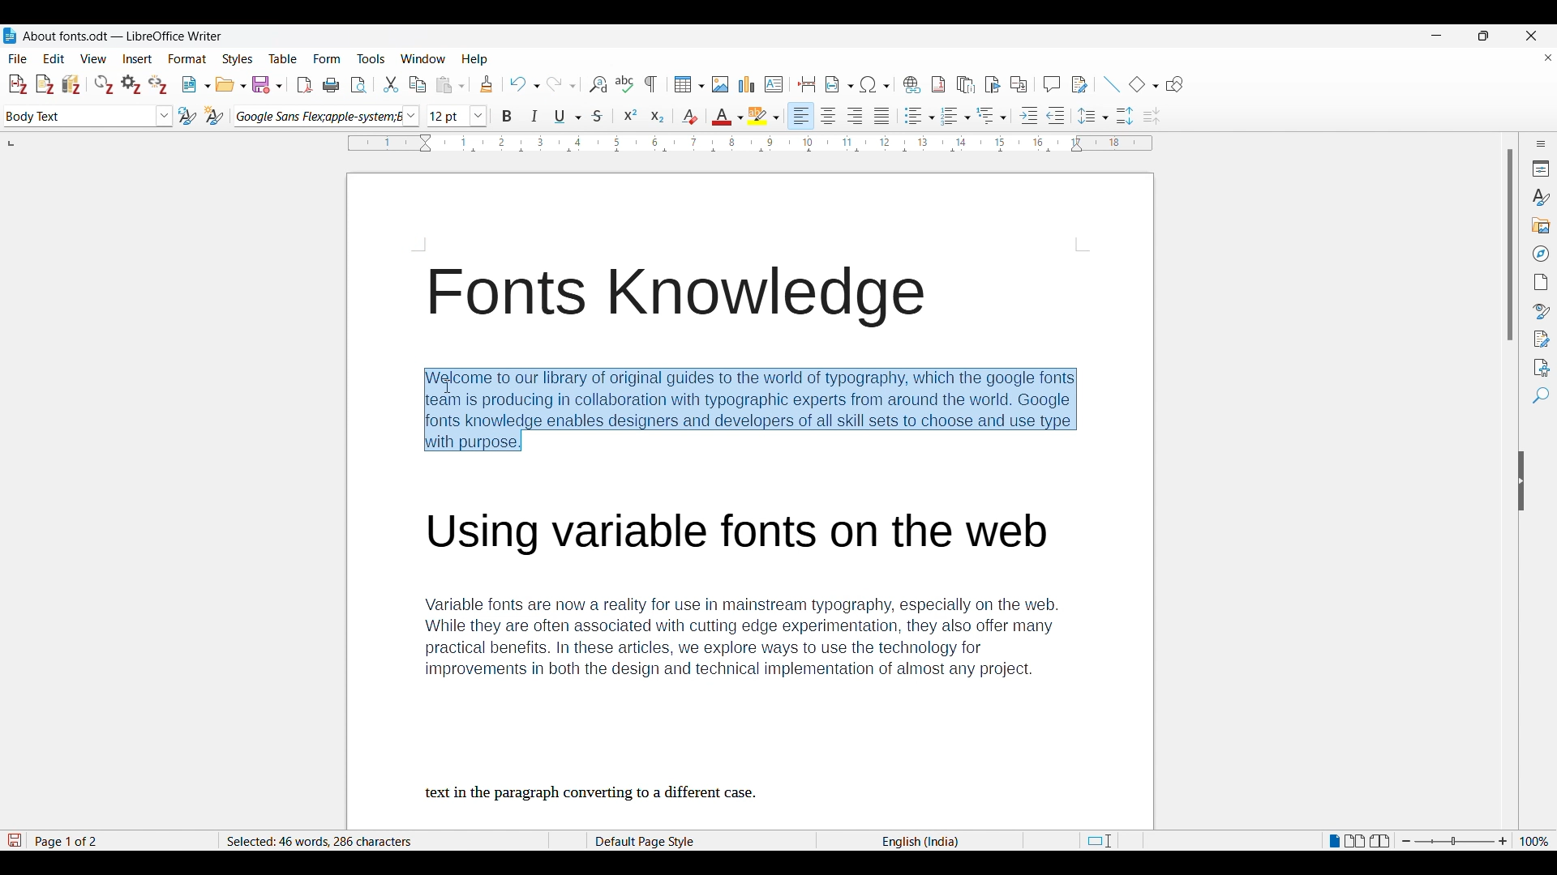 Image resolution: width=1557 pixels, height=875 pixels. Describe the element at coordinates (1549, 58) in the screenshot. I see `Close document` at that location.